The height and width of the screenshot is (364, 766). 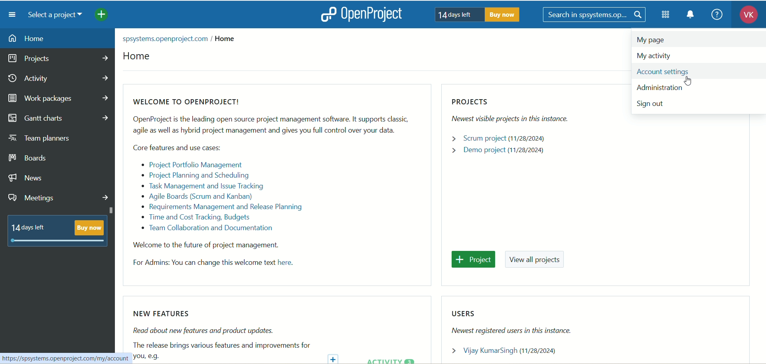 I want to click on activity, so click(x=58, y=80).